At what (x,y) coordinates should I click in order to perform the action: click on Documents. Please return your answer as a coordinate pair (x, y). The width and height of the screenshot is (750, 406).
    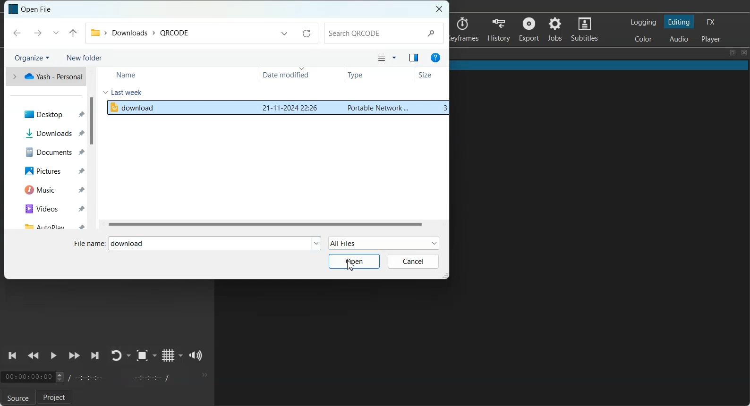
    Looking at the image, I should click on (49, 152).